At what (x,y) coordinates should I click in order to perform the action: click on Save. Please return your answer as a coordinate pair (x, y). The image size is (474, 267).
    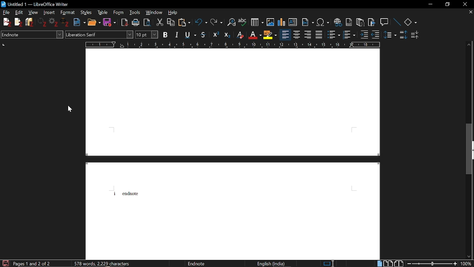
    Looking at the image, I should click on (109, 23).